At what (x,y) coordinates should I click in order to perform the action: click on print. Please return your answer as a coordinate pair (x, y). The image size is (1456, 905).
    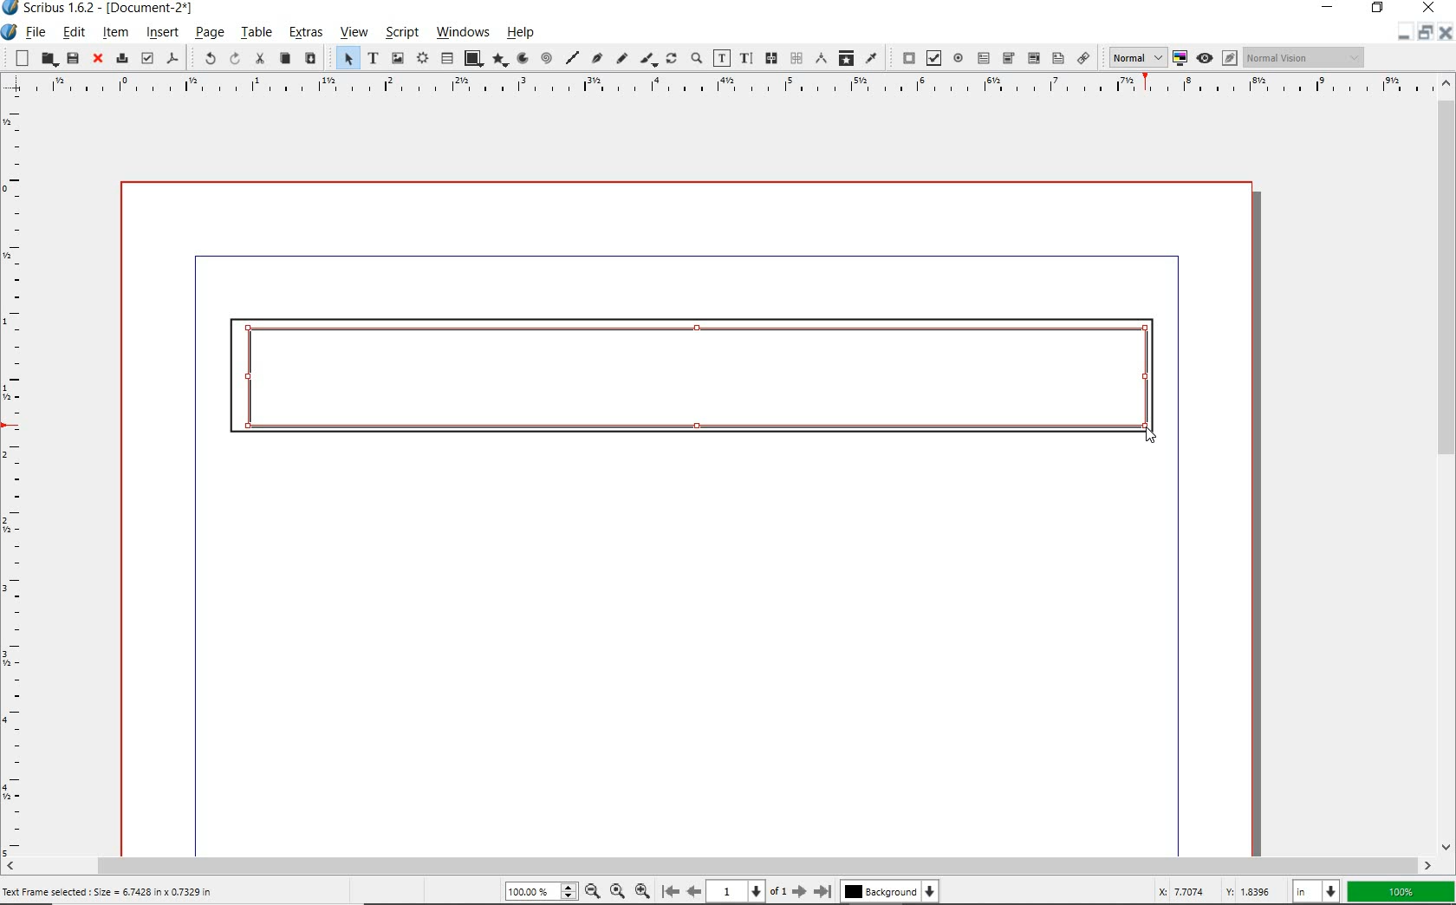
    Looking at the image, I should click on (121, 58).